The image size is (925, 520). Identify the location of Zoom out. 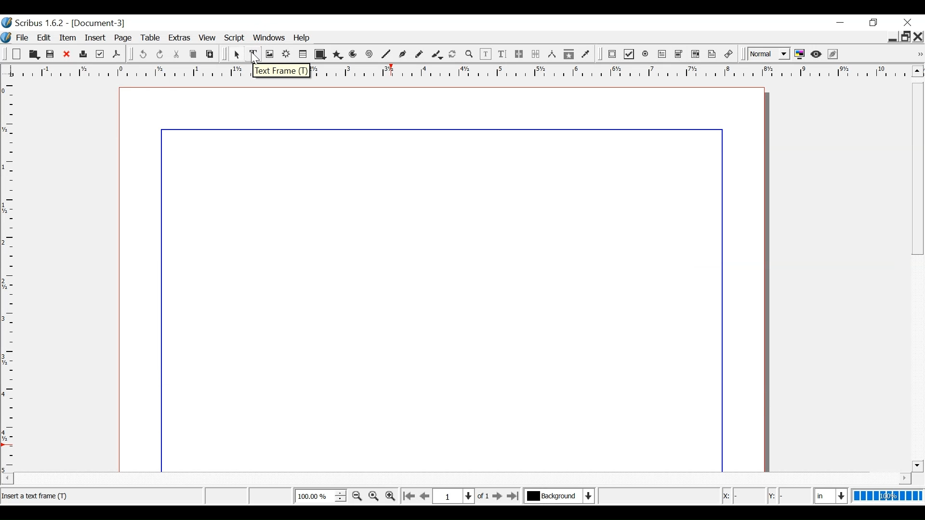
(357, 495).